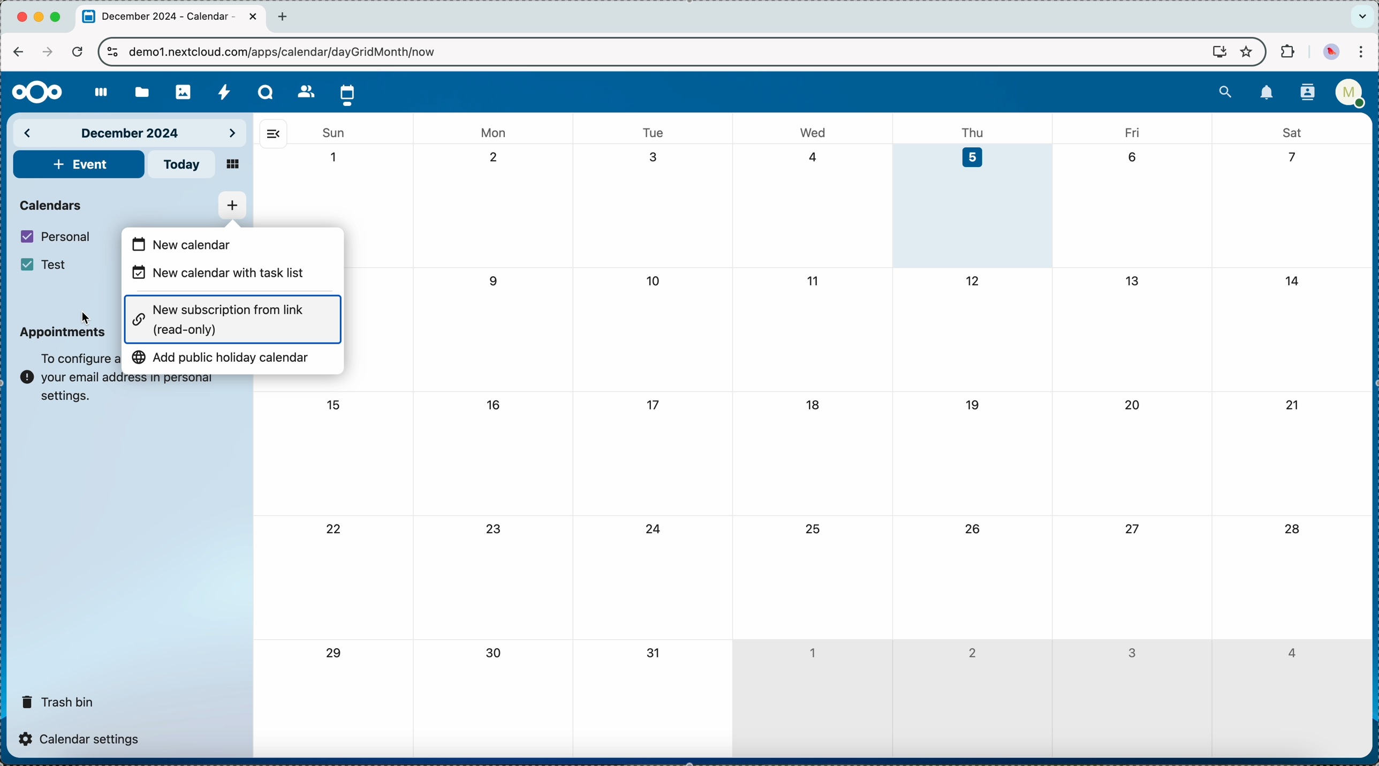 The image size is (1379, 766). I want to click on extensions, so click(1286, 52).